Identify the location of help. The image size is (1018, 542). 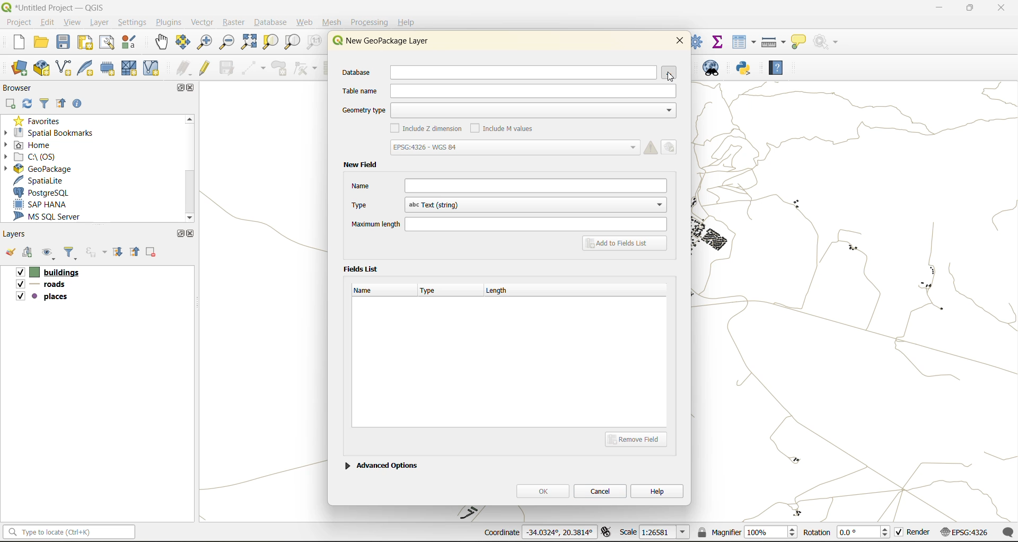
(410, 22).